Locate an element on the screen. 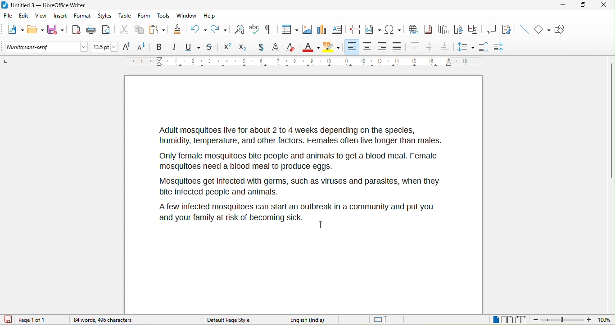 This screenshot has height=325, width=615. align right is located at coordinates (381, 47).